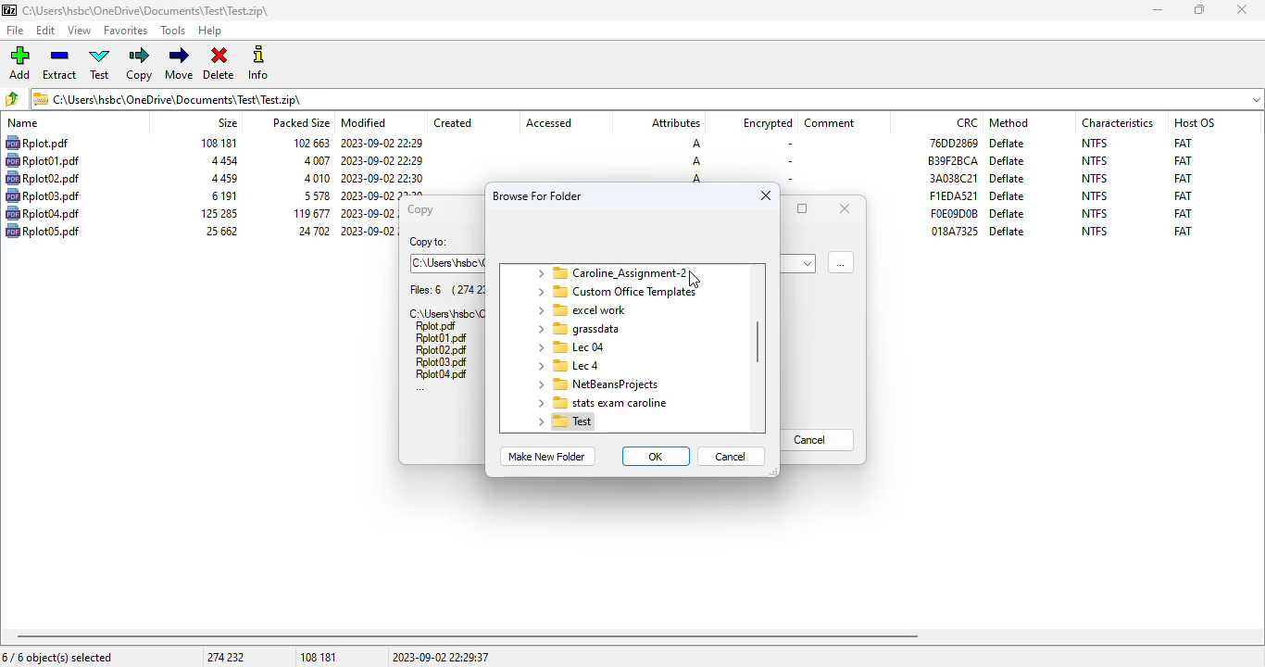  What do you see at coordinates (1195, 122) in the screenshot?
I see `host OS` at bounding box center [1195, 122].